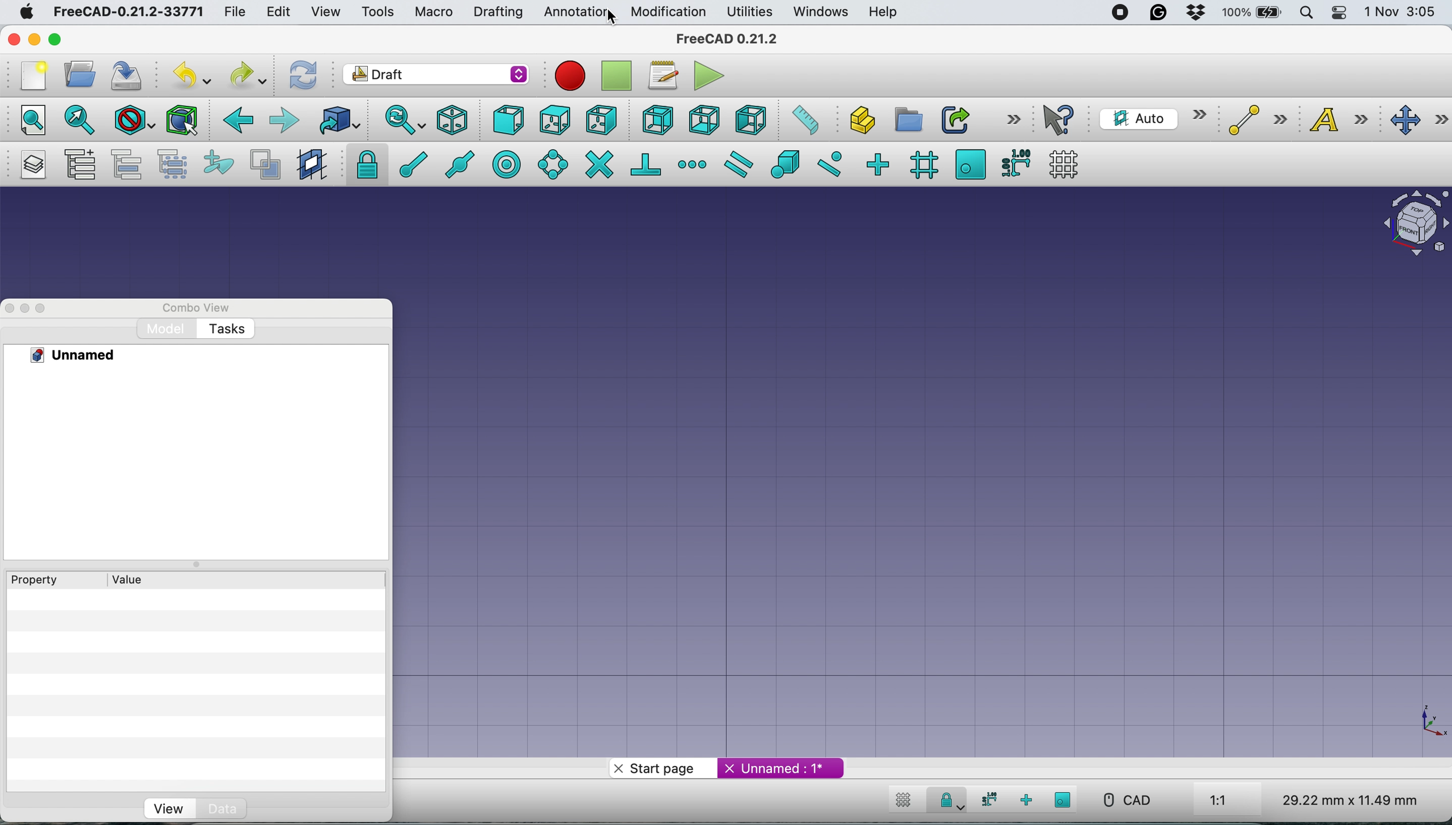 Image resolution: width=1452 pixels, height=825 pixels. I want to click on freecad, so click(733, 40).